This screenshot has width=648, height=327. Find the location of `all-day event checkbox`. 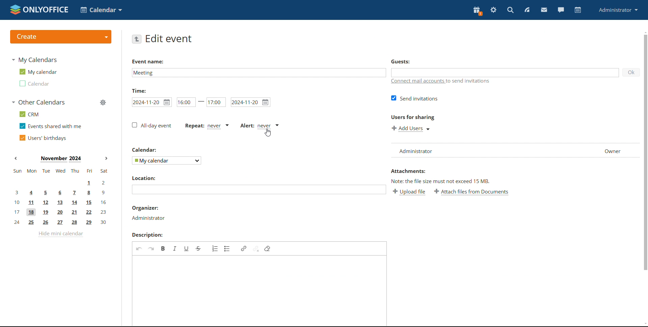

all-day event checkbox is located at coordinates (152, 125).